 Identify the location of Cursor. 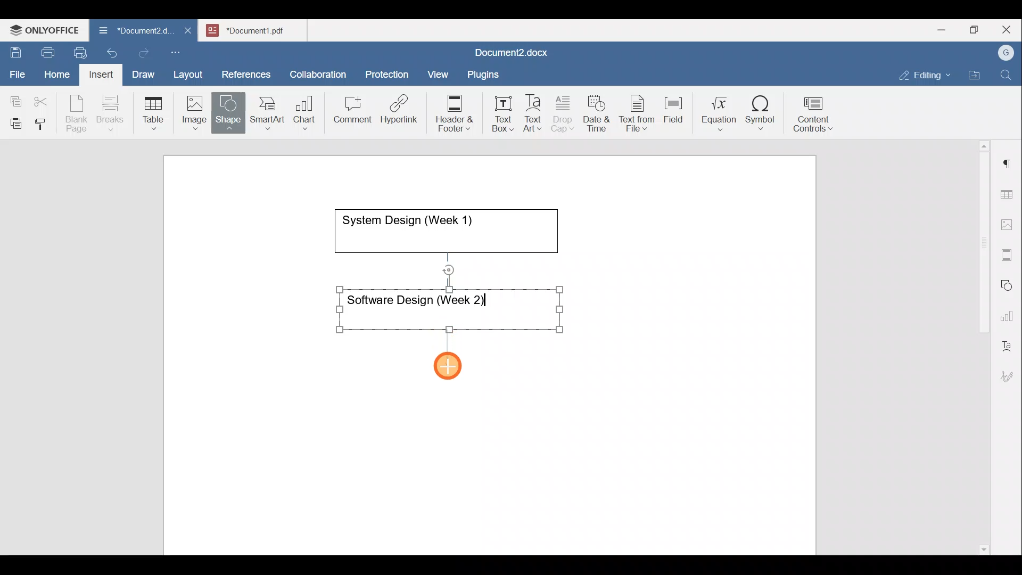
(451, 367).